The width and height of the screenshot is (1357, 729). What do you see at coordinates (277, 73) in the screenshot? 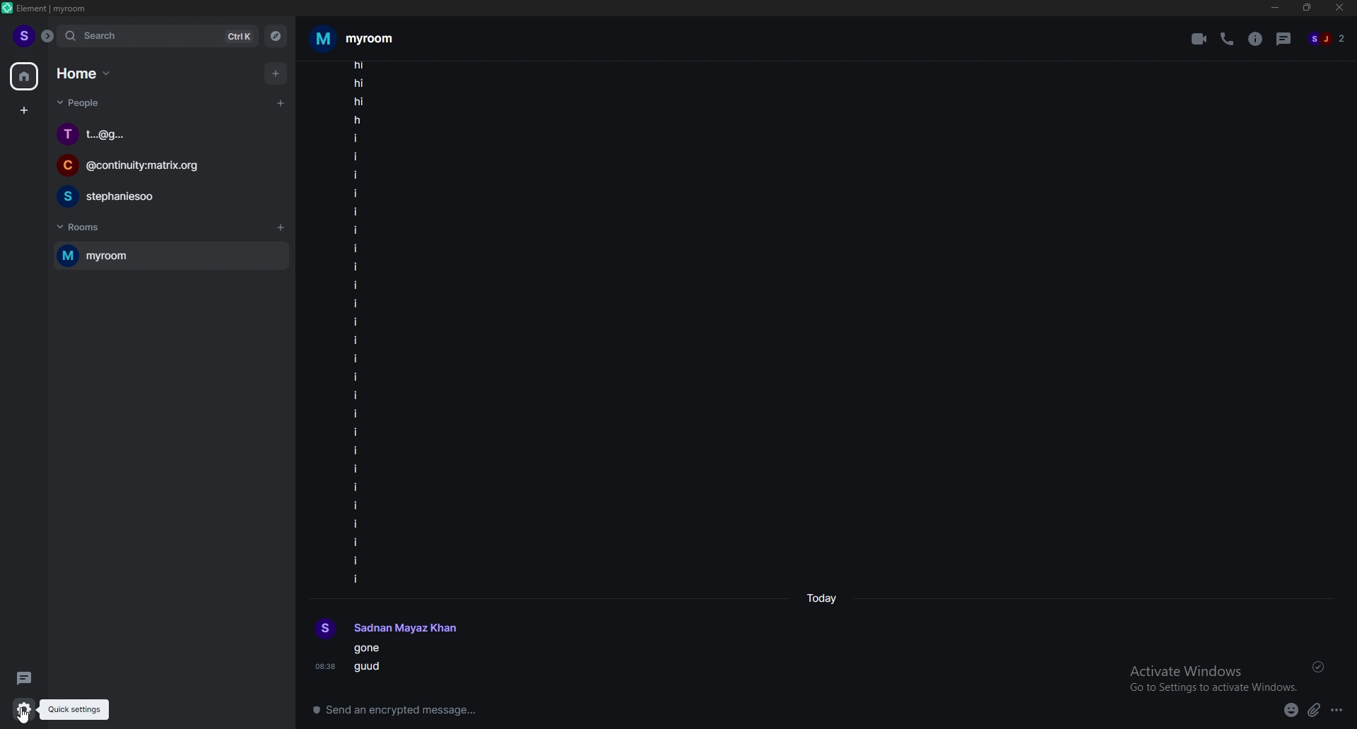
I see `add` at bounding box center [277, 73].